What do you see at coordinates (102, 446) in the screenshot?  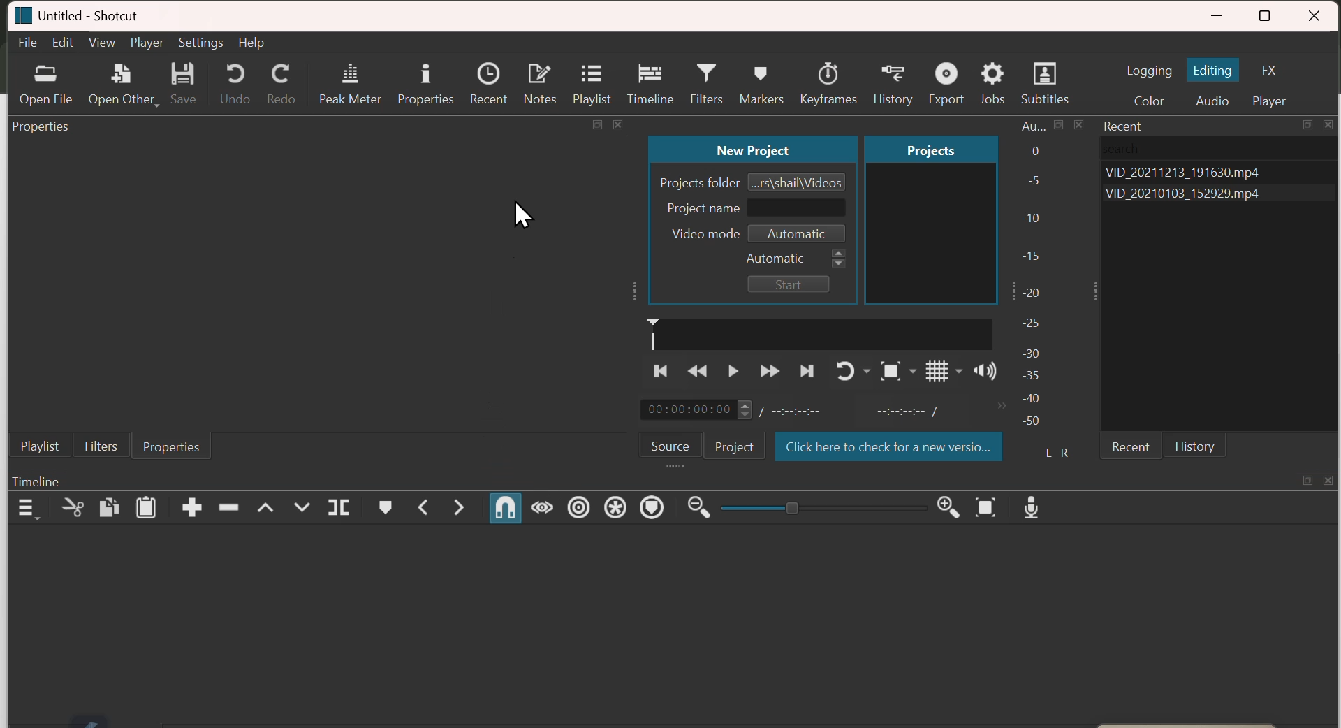 I see `philtres` at bounding box center [102, 446].